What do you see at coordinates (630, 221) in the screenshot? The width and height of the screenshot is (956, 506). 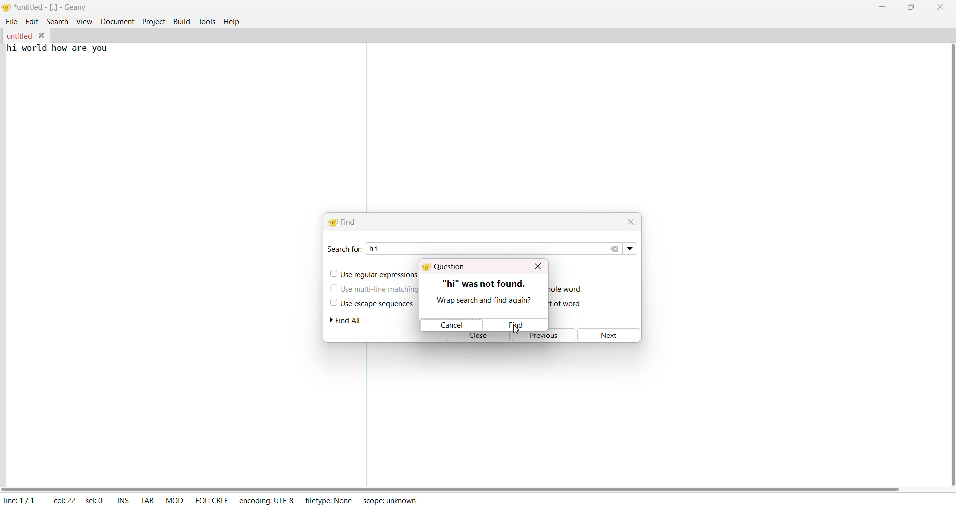 I see `close` at bounding box center [630, 221].